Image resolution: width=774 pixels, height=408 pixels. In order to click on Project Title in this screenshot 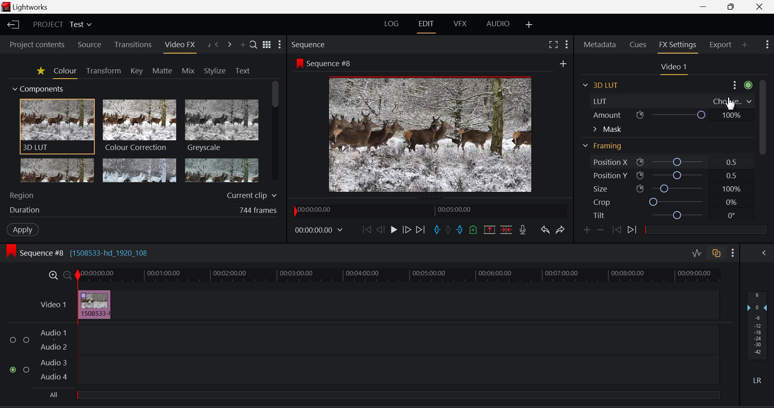, I will do `click(63, 24)`.